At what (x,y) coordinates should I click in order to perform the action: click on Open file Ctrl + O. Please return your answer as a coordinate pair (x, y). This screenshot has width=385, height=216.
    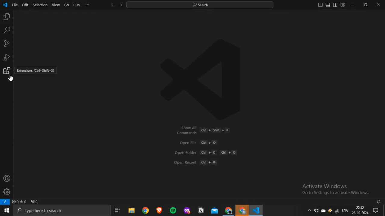
    Looking at the image, I should click on (198, 143).